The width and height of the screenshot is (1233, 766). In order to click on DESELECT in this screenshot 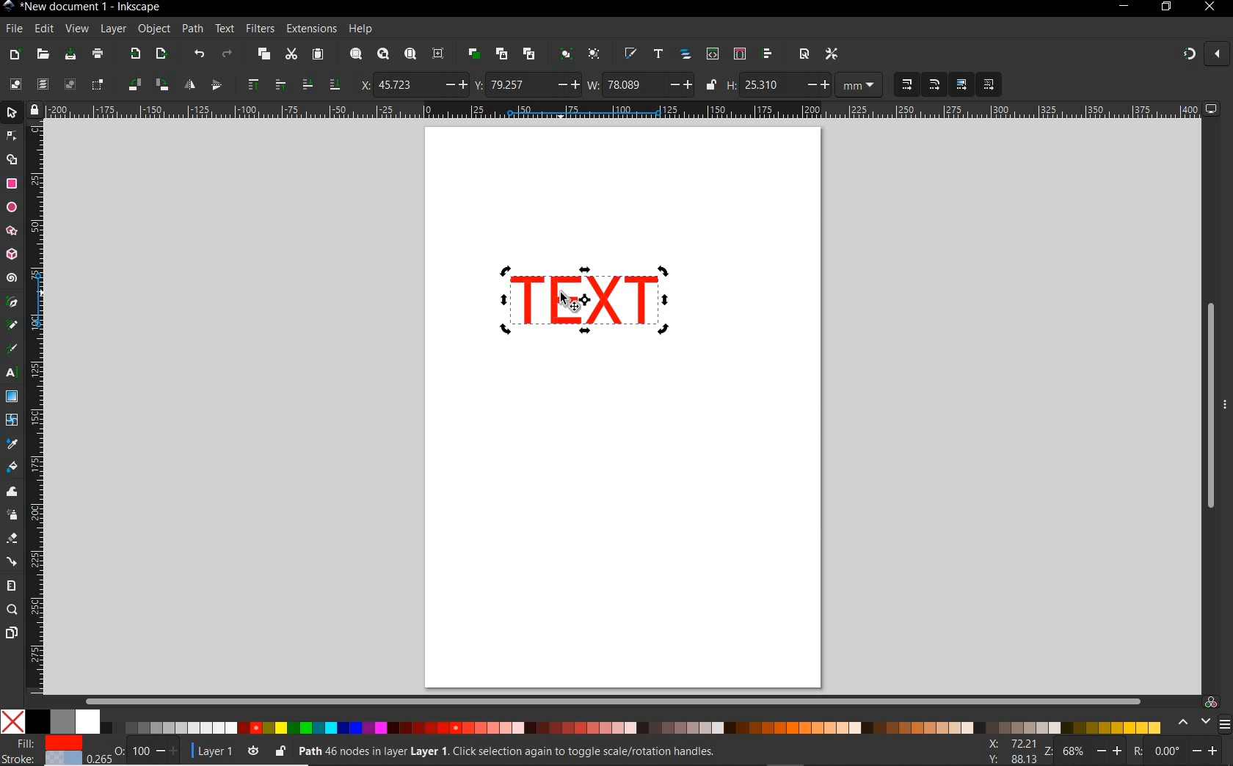, I will do `click(68, 84)`.